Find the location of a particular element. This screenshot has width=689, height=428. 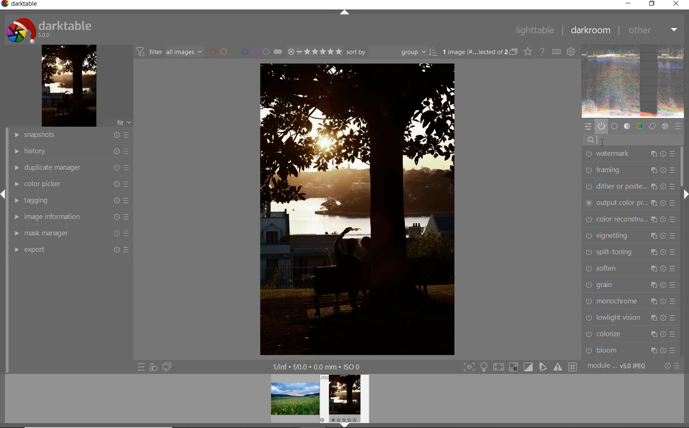

image is located at coordinates (69, 86).